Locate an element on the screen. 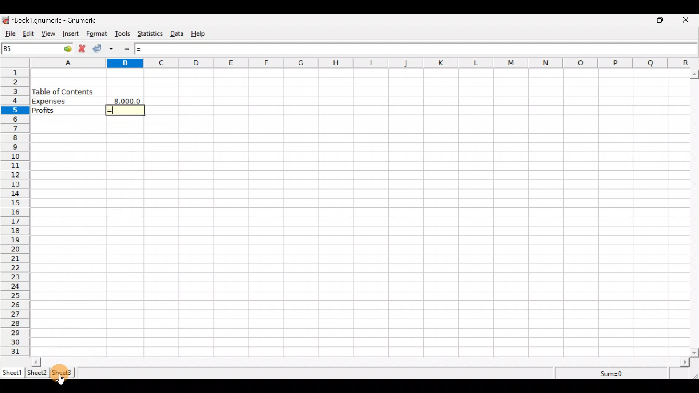 This screenshot has width=699, height=393. Minimize is located at coordinates (635, 21).